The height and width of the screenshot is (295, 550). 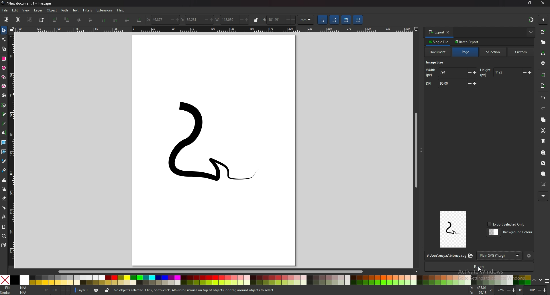 I want to click on display options, so click(x=416, y=28).